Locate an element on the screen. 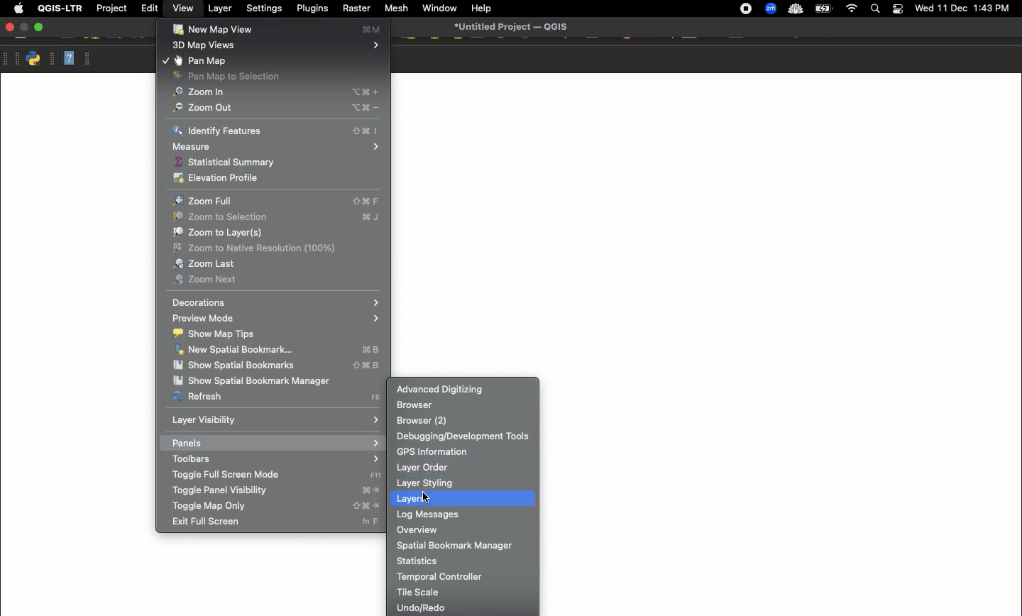 The image size is (1022, 616). Toggle maps only is located at coordinates (273, 507).